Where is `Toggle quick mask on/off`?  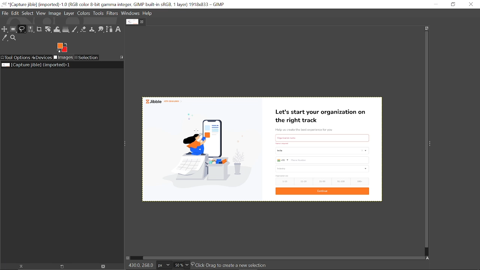
Toggle quick mask on/off is located at coordinates (127, 258).